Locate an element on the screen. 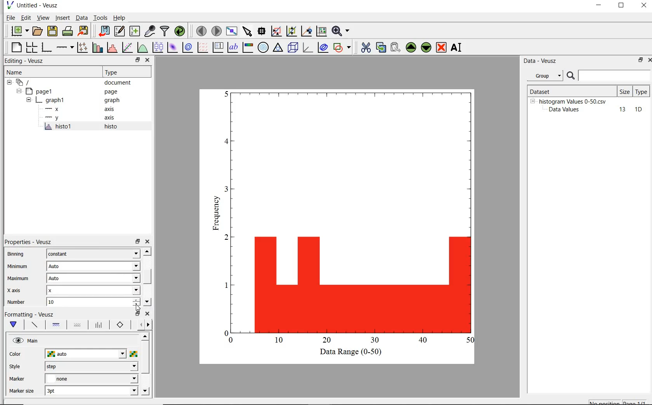 This screenshot has height=405, width=652. move to next page is located at coordinates (217, 31).